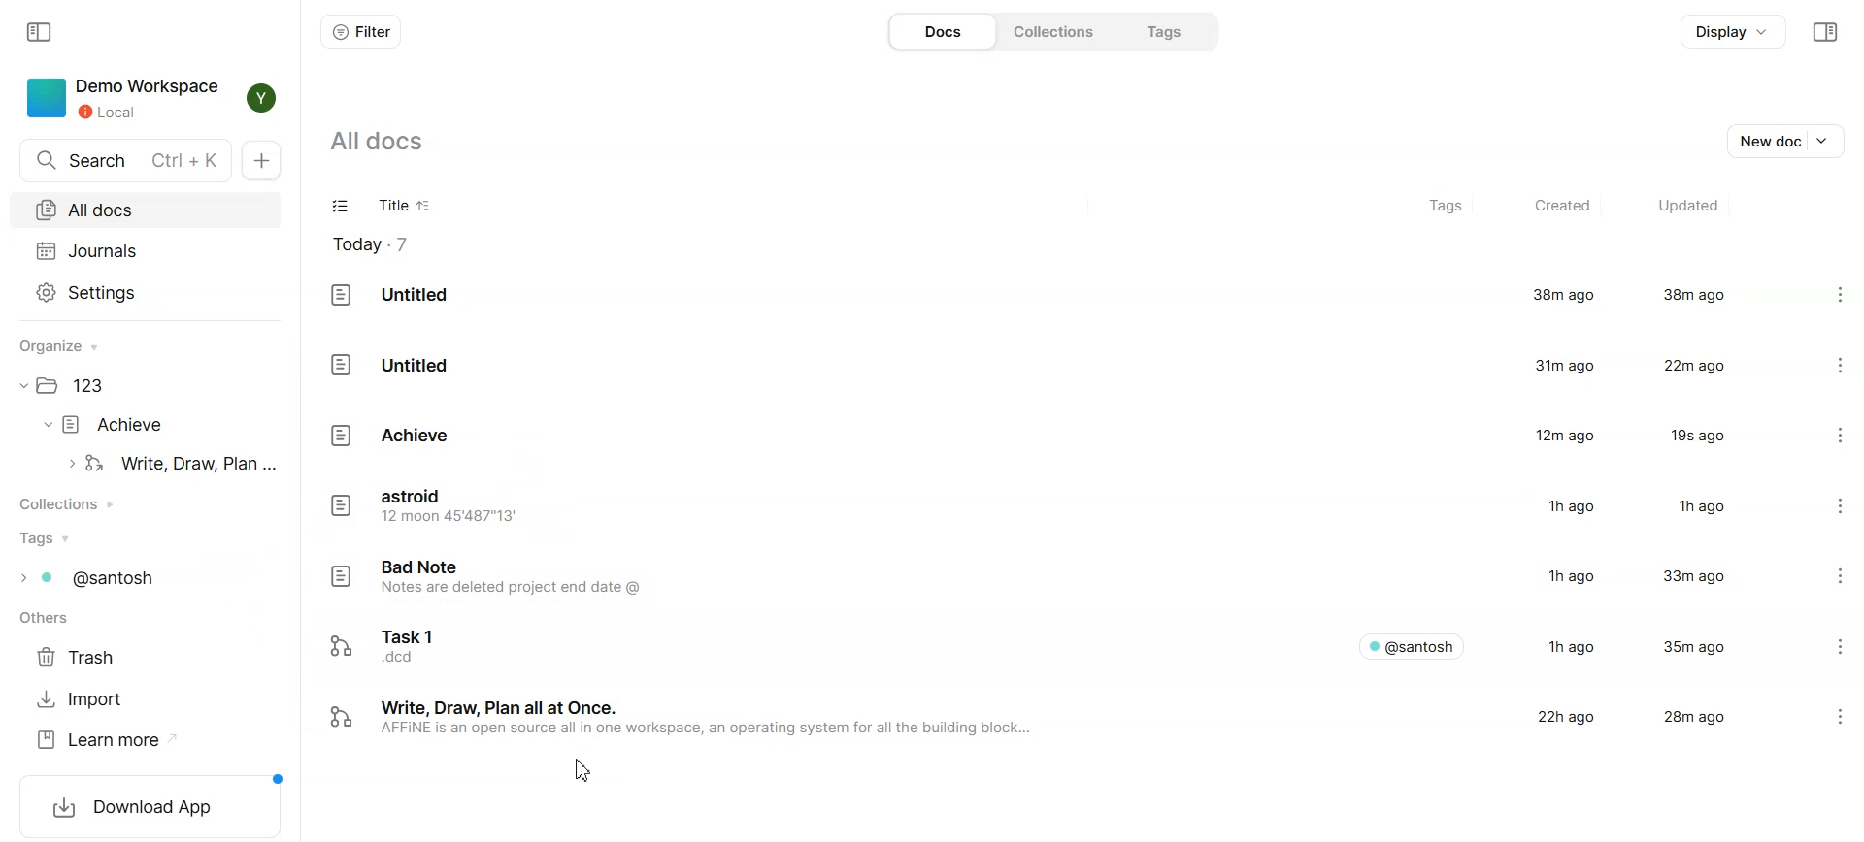 The width and height of the screenshot is (1864, 842). What do you see at coordinates (107, 740) in the screenshot?
I see `Learn more` at bounding box center [107, 740].